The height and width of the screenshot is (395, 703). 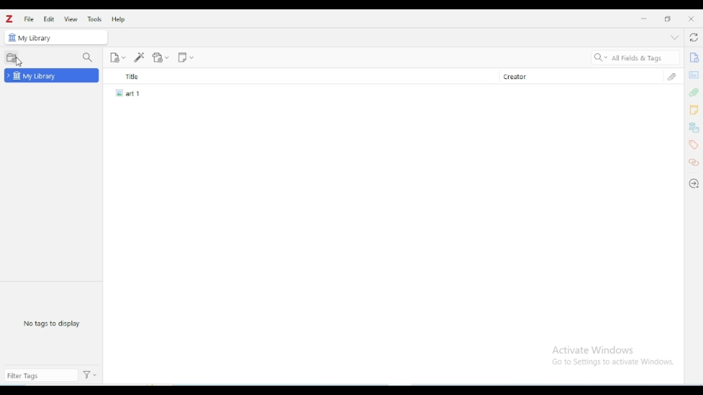 I want to click on tools, so click(x=94, y=19).